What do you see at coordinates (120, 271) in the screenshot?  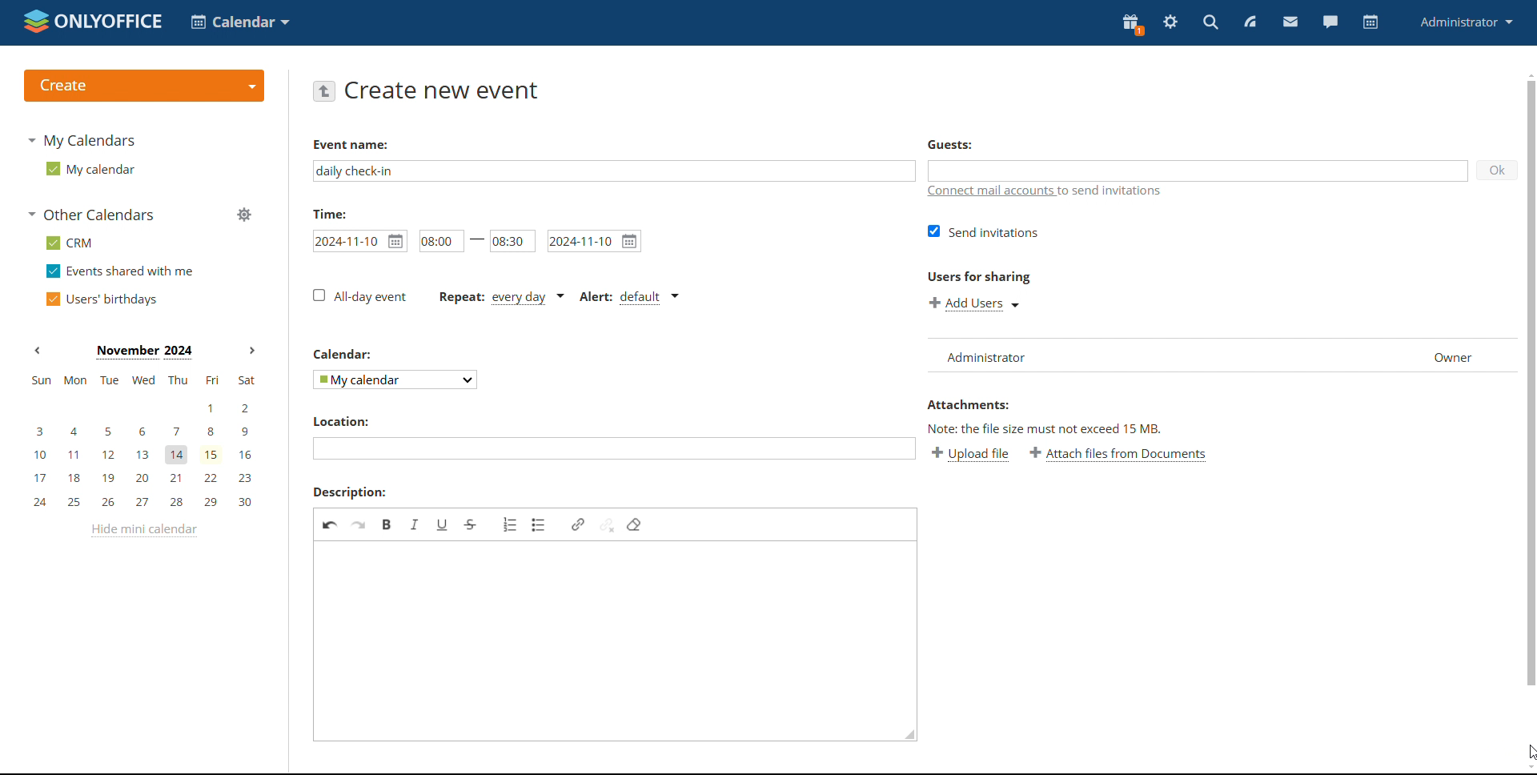 I see `events shared with me` at bounding box center [120, 271].